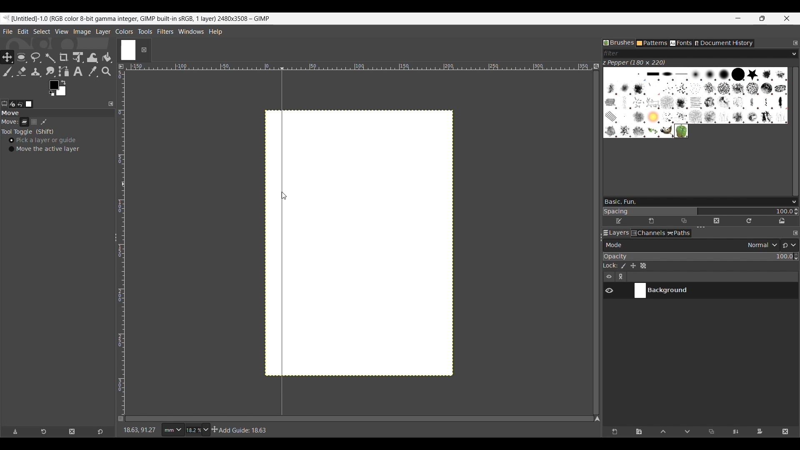  What do you see at coordinates (7, 32) in the screenshot?
I see `File menu` at bounding box center [7, 32].